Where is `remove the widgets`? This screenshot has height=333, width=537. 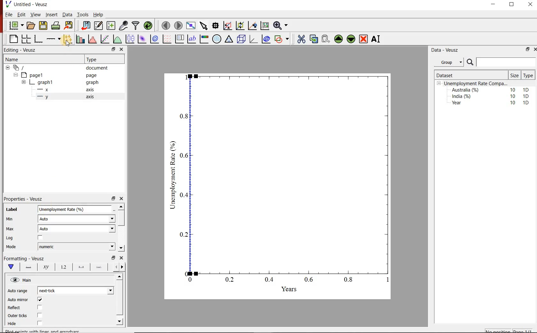 remove the widgets is located at coordinates (363, 39).